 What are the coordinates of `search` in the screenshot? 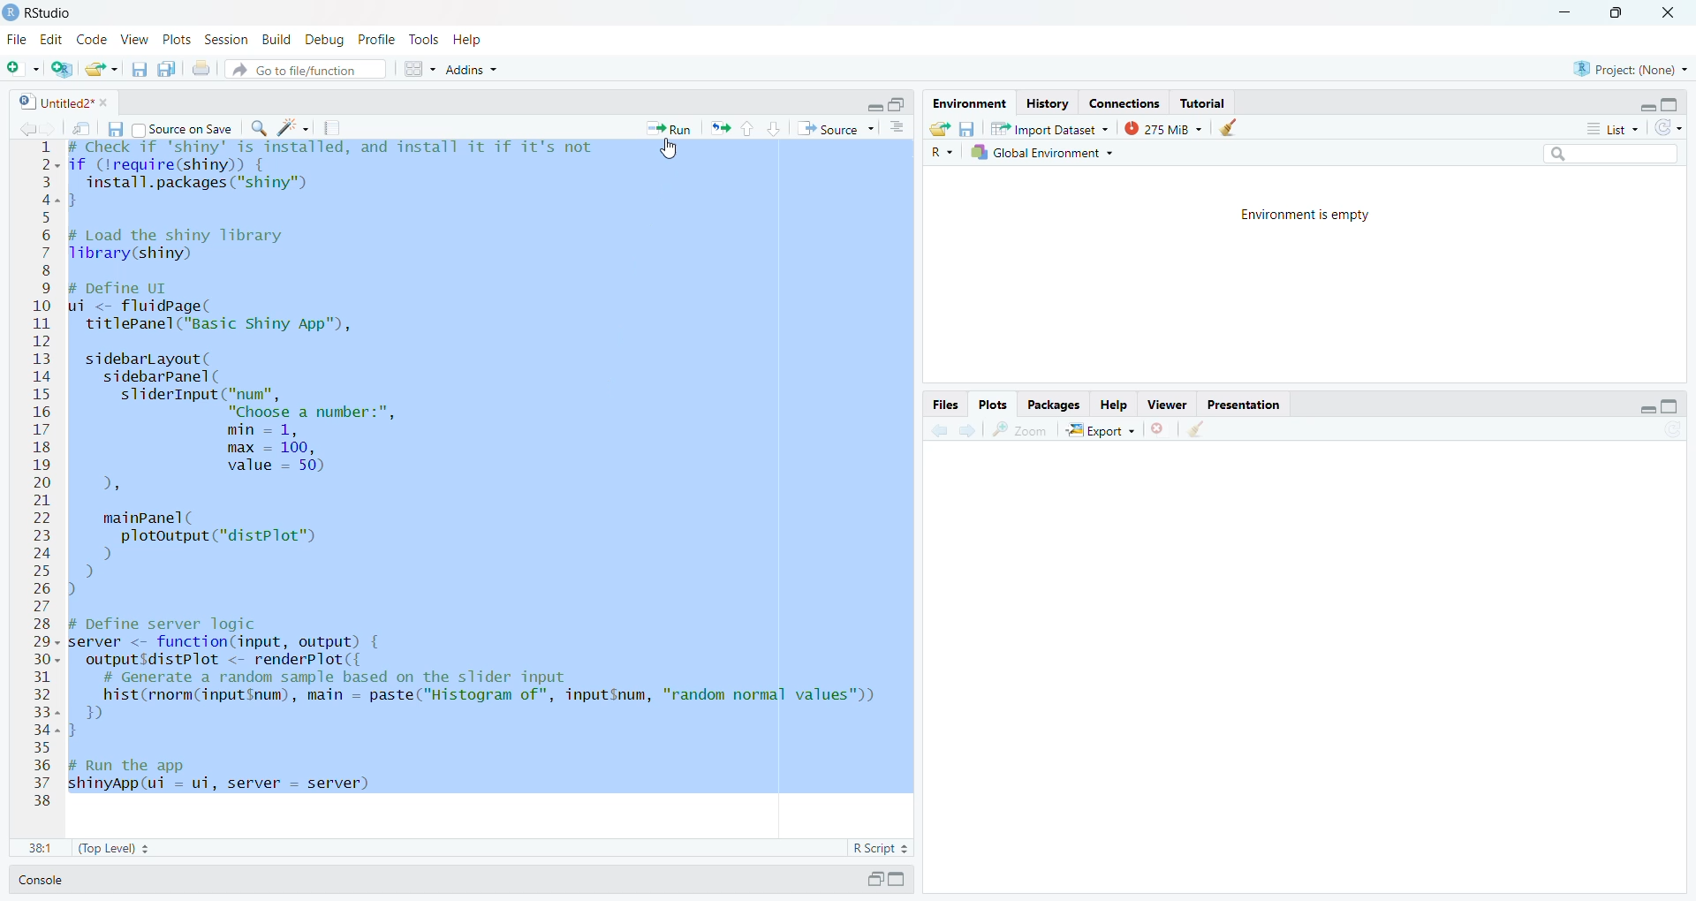 It's located at (258, 129).